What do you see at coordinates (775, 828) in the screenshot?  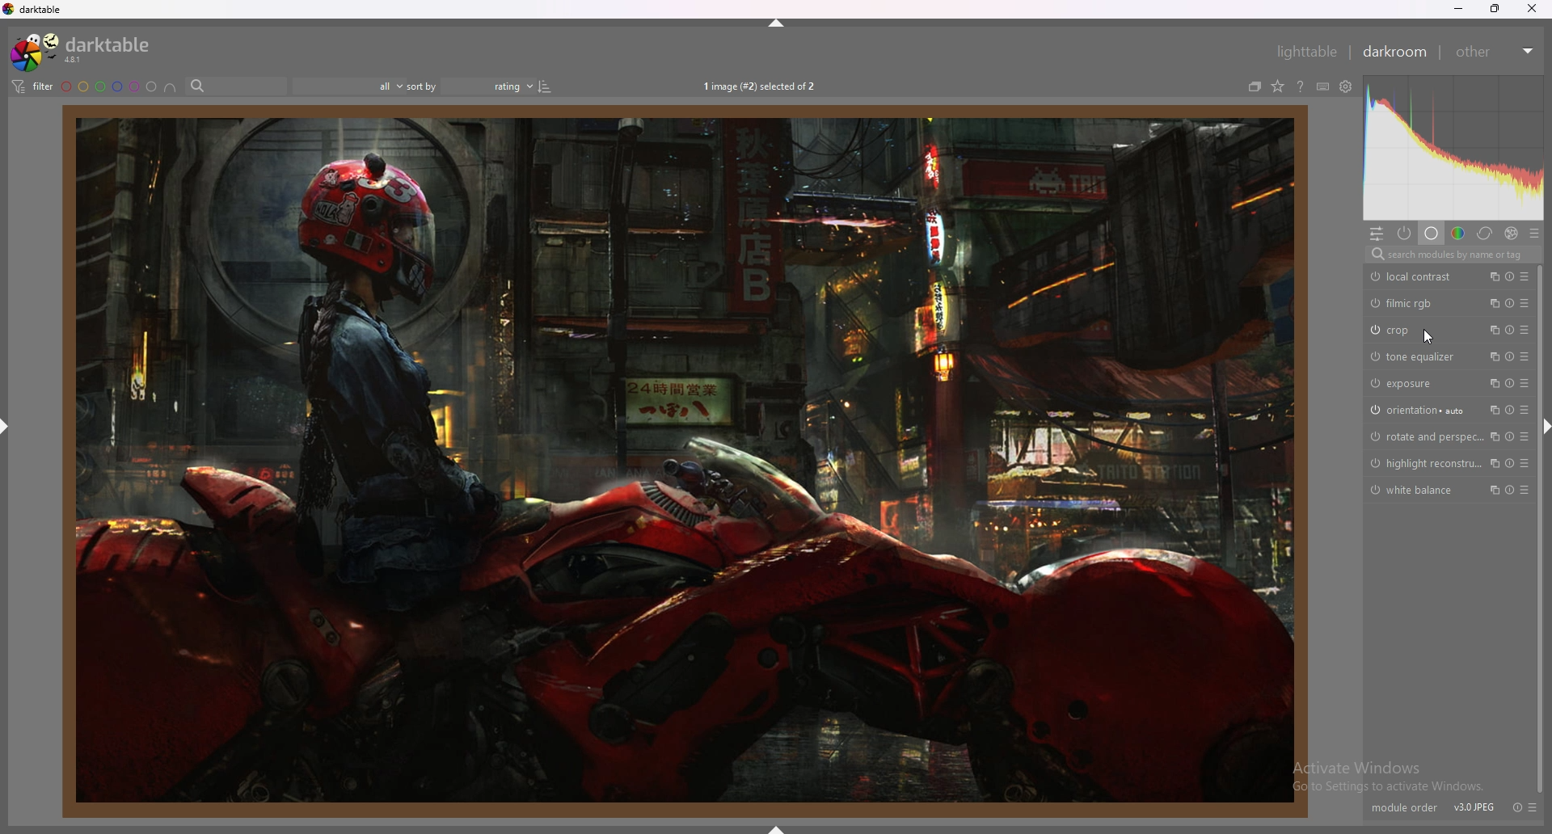 I see `hide` at bounding box center [775, 828].